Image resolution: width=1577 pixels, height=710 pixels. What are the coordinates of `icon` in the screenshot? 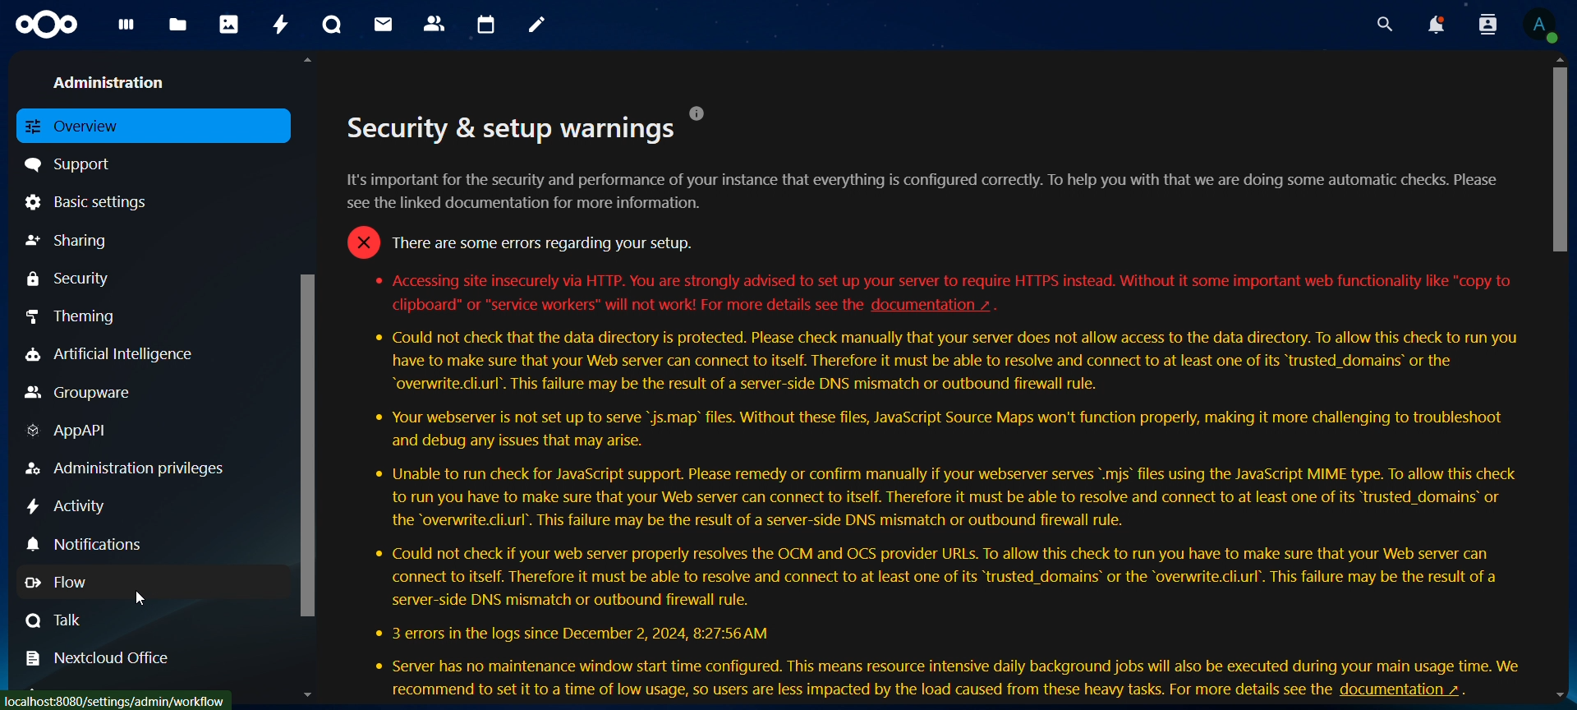 It's located at (48, 25).